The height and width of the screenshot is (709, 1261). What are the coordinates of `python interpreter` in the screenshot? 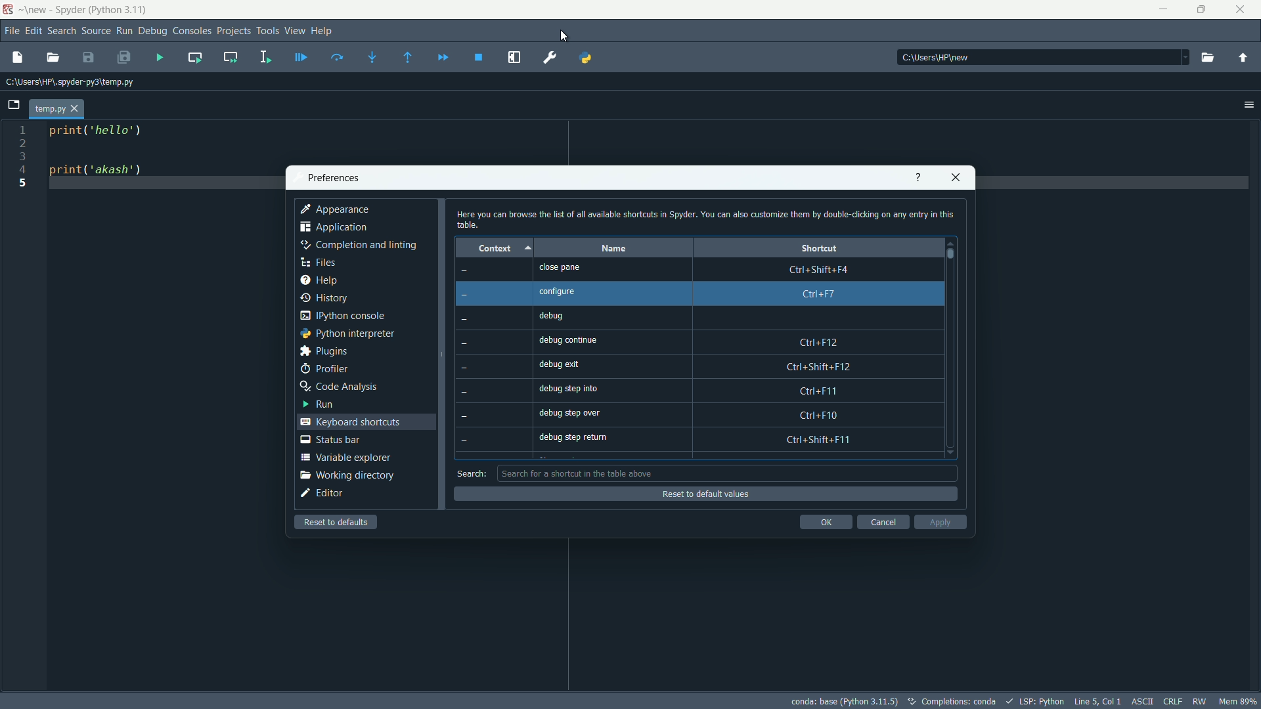 It's located at (347, 333).